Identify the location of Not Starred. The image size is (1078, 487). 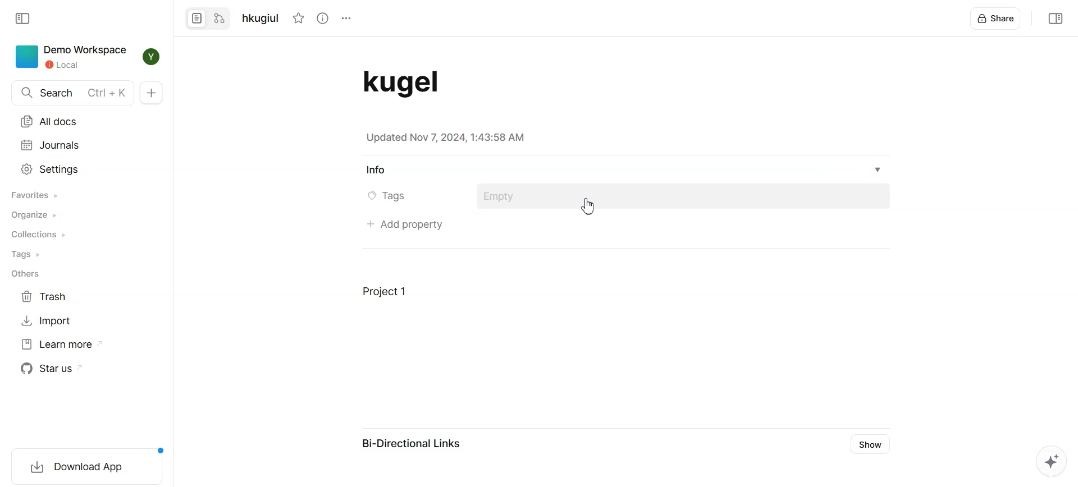
(299, 18).